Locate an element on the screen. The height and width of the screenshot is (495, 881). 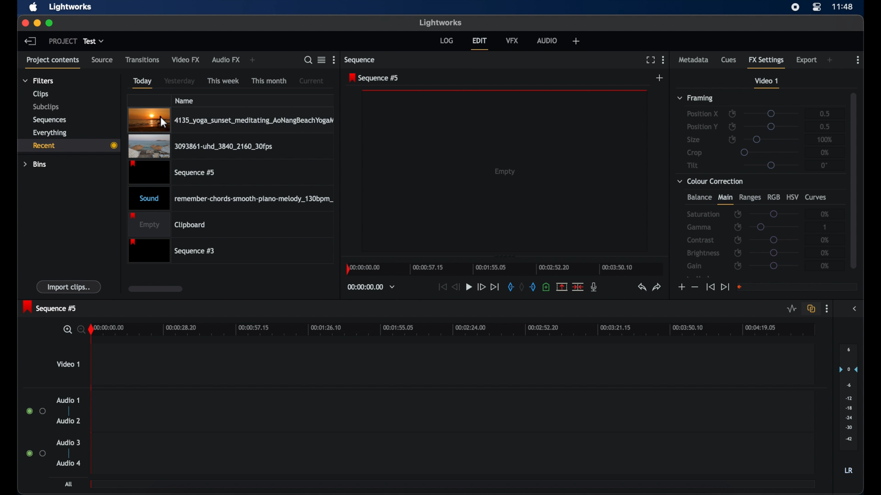
0.5 is located at coordinates (824, 126).